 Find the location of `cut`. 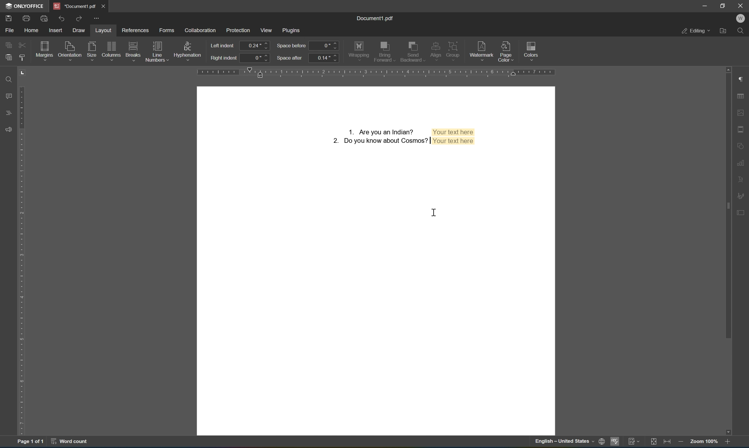

cut is located at coordinates (22, 45).